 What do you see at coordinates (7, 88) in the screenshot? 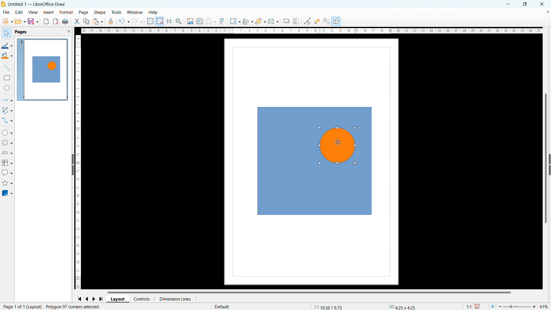
I see `ellipse tool` at bounding box center [7, 88].